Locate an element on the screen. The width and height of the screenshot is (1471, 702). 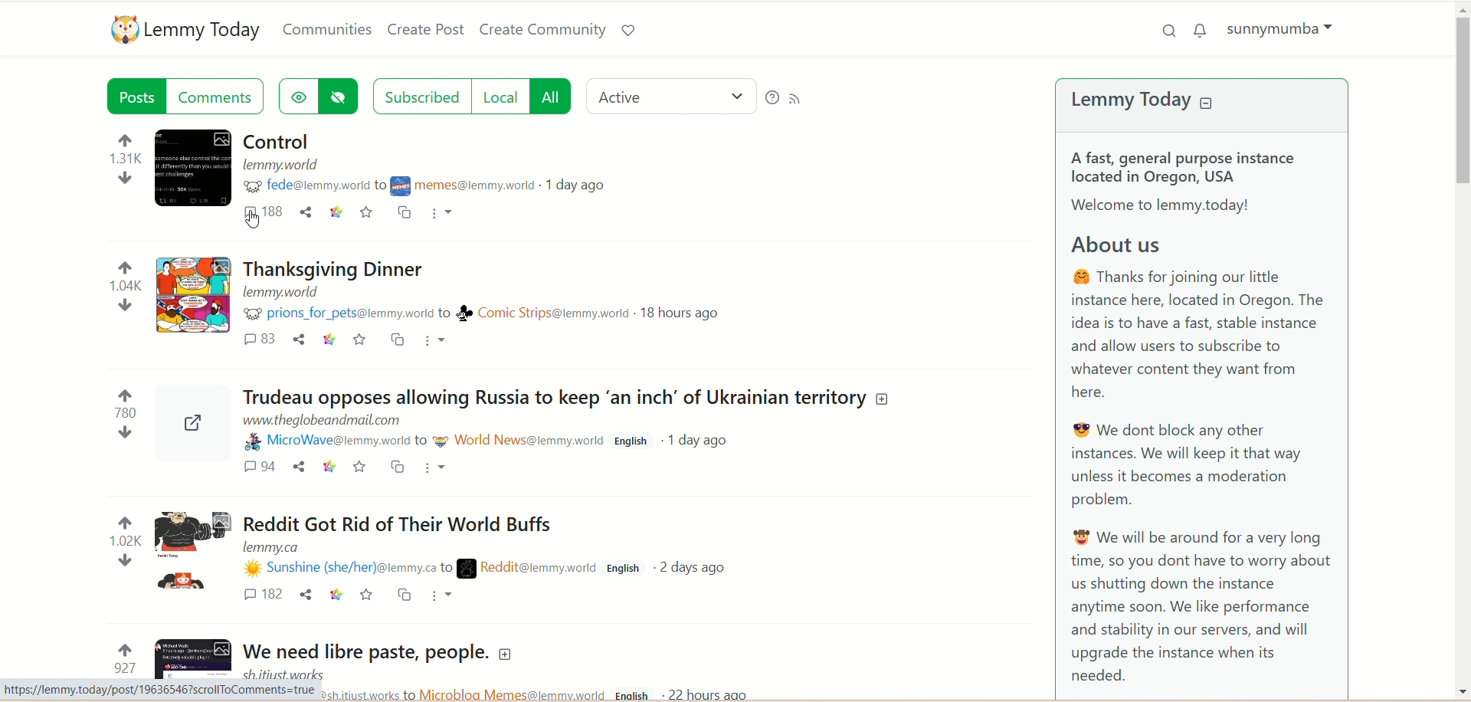
active is located at coordinates (672, 93).